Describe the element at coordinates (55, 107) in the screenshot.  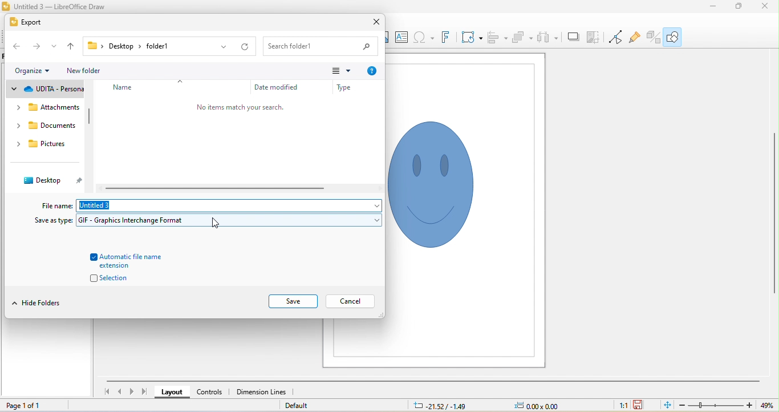
I see `attachments` at that location.